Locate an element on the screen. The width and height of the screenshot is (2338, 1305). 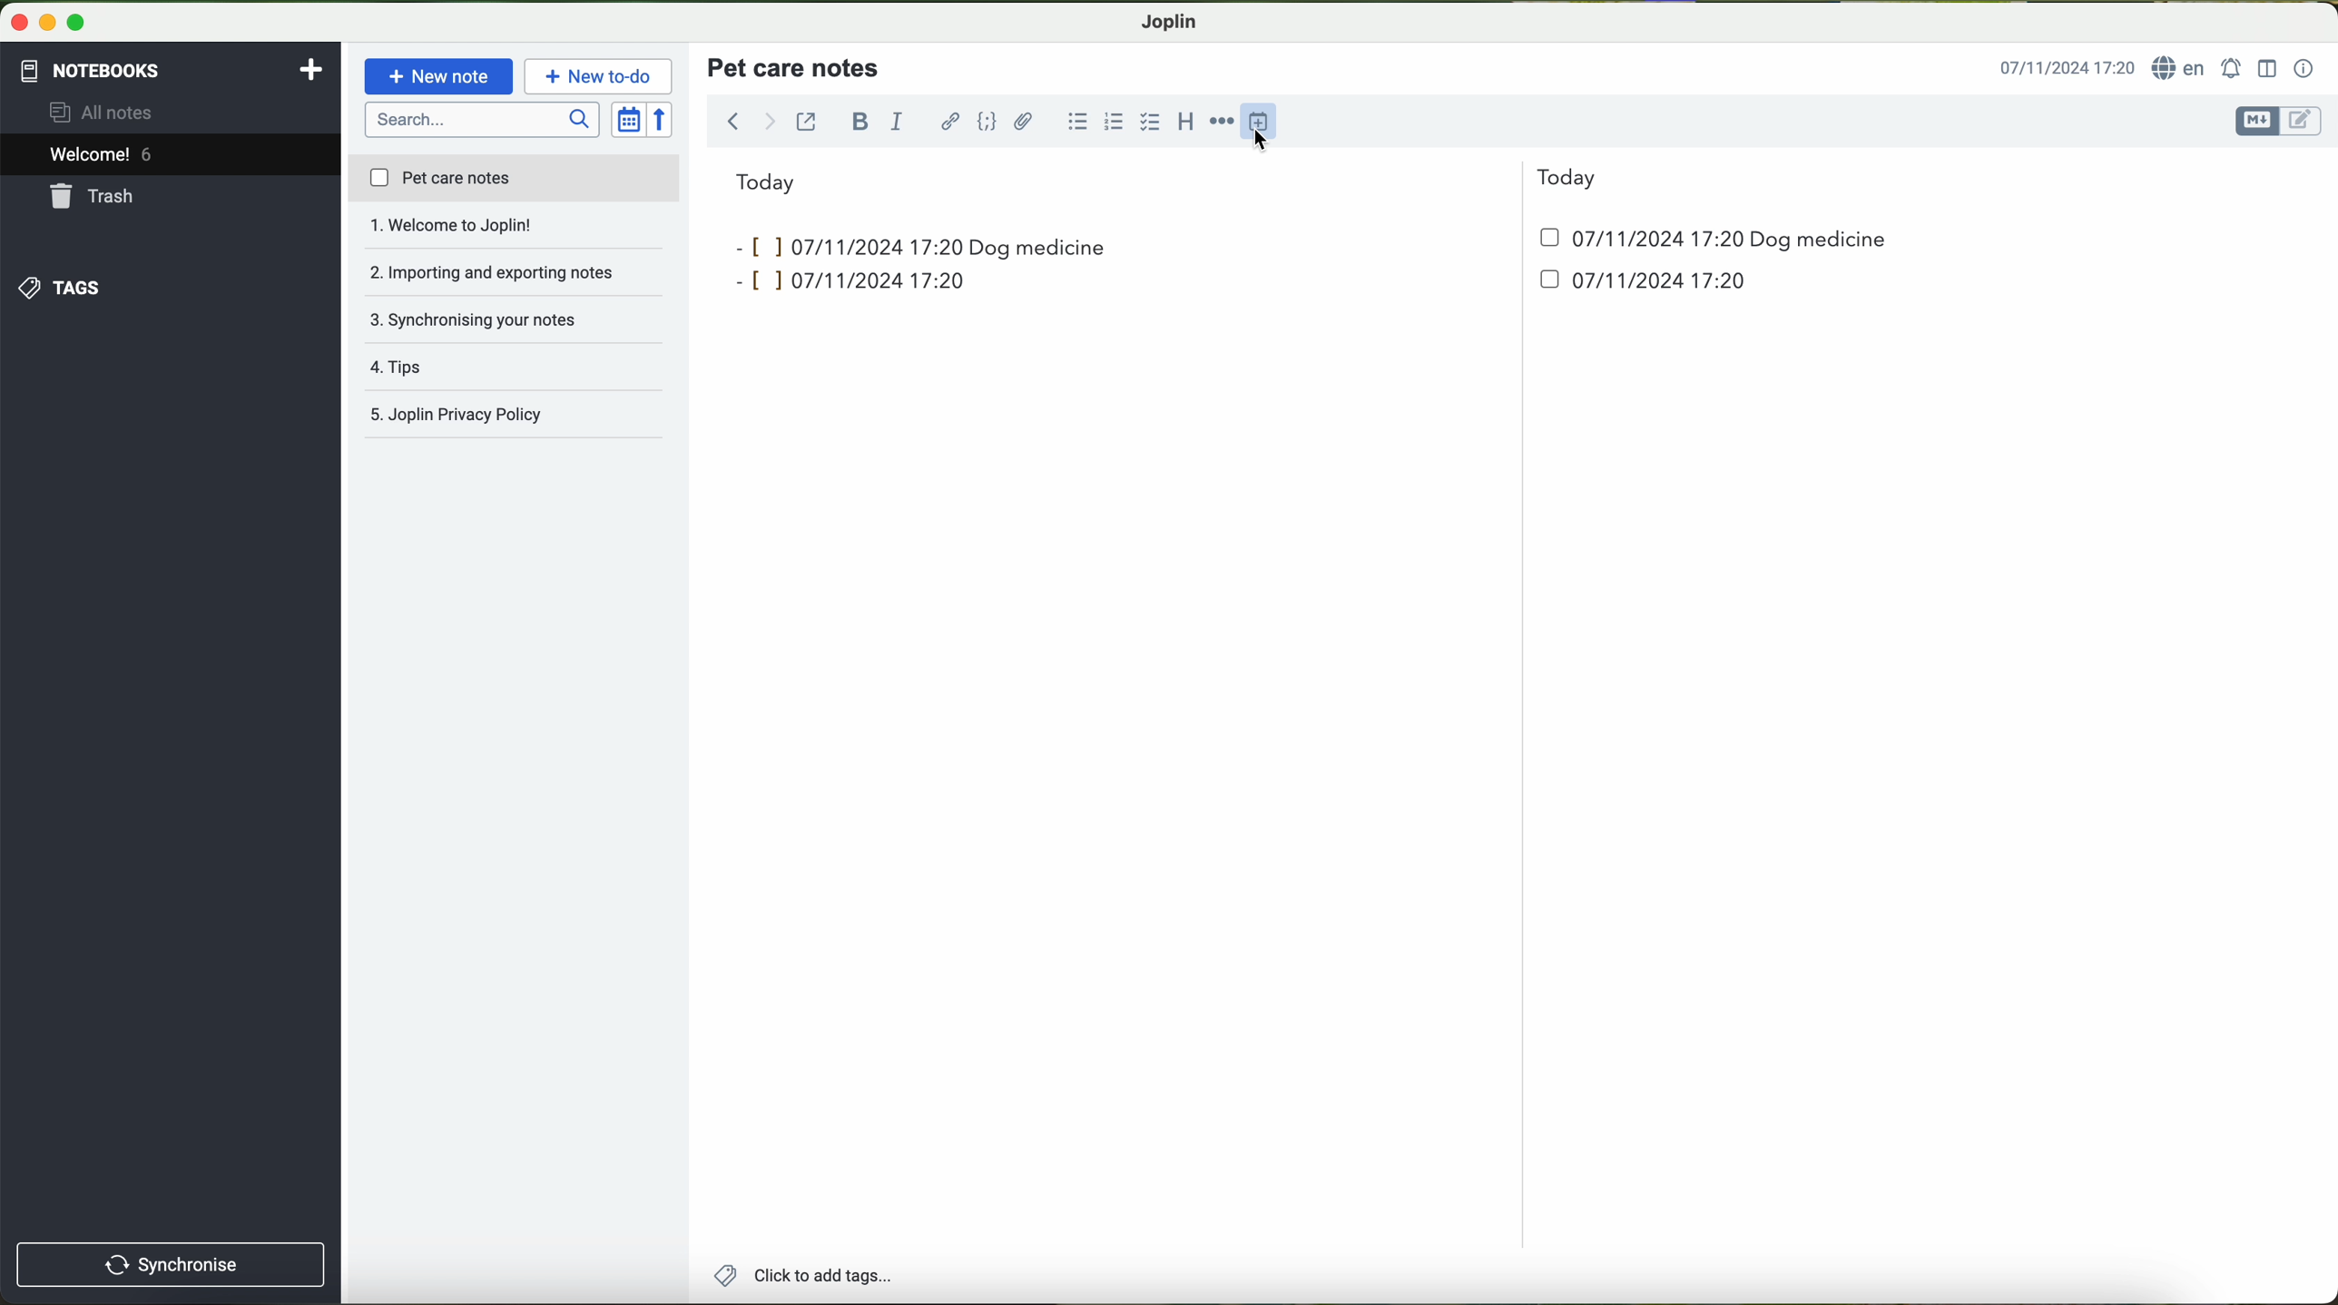
code is located at coordinates (987, 121).